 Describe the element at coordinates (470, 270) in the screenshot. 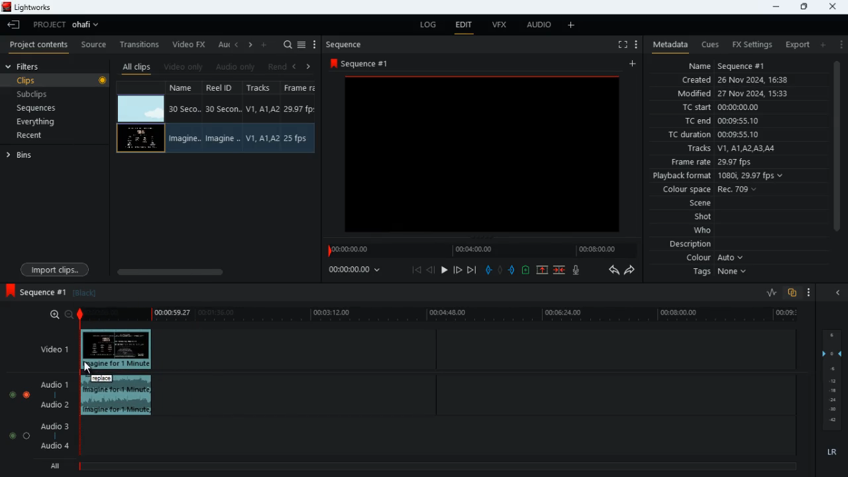

I see `end` at that location.